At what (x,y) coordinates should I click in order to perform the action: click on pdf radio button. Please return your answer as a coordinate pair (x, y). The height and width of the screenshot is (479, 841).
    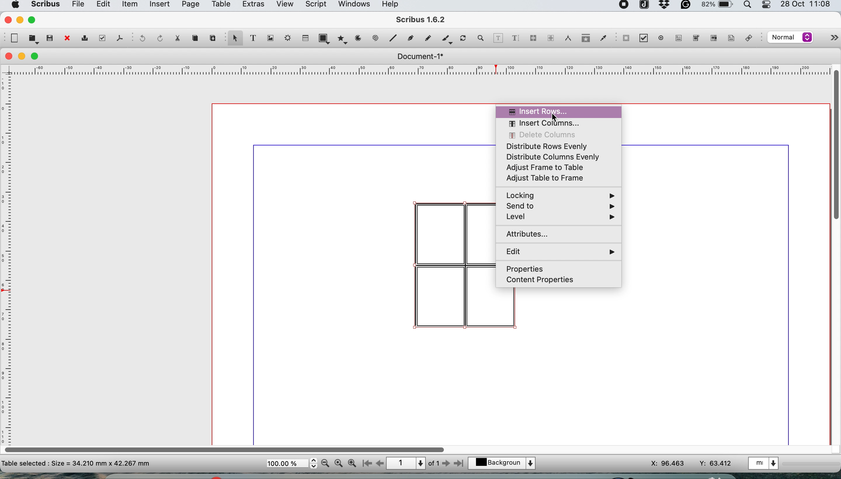
    Looking at the image, I should click on (661, 38).